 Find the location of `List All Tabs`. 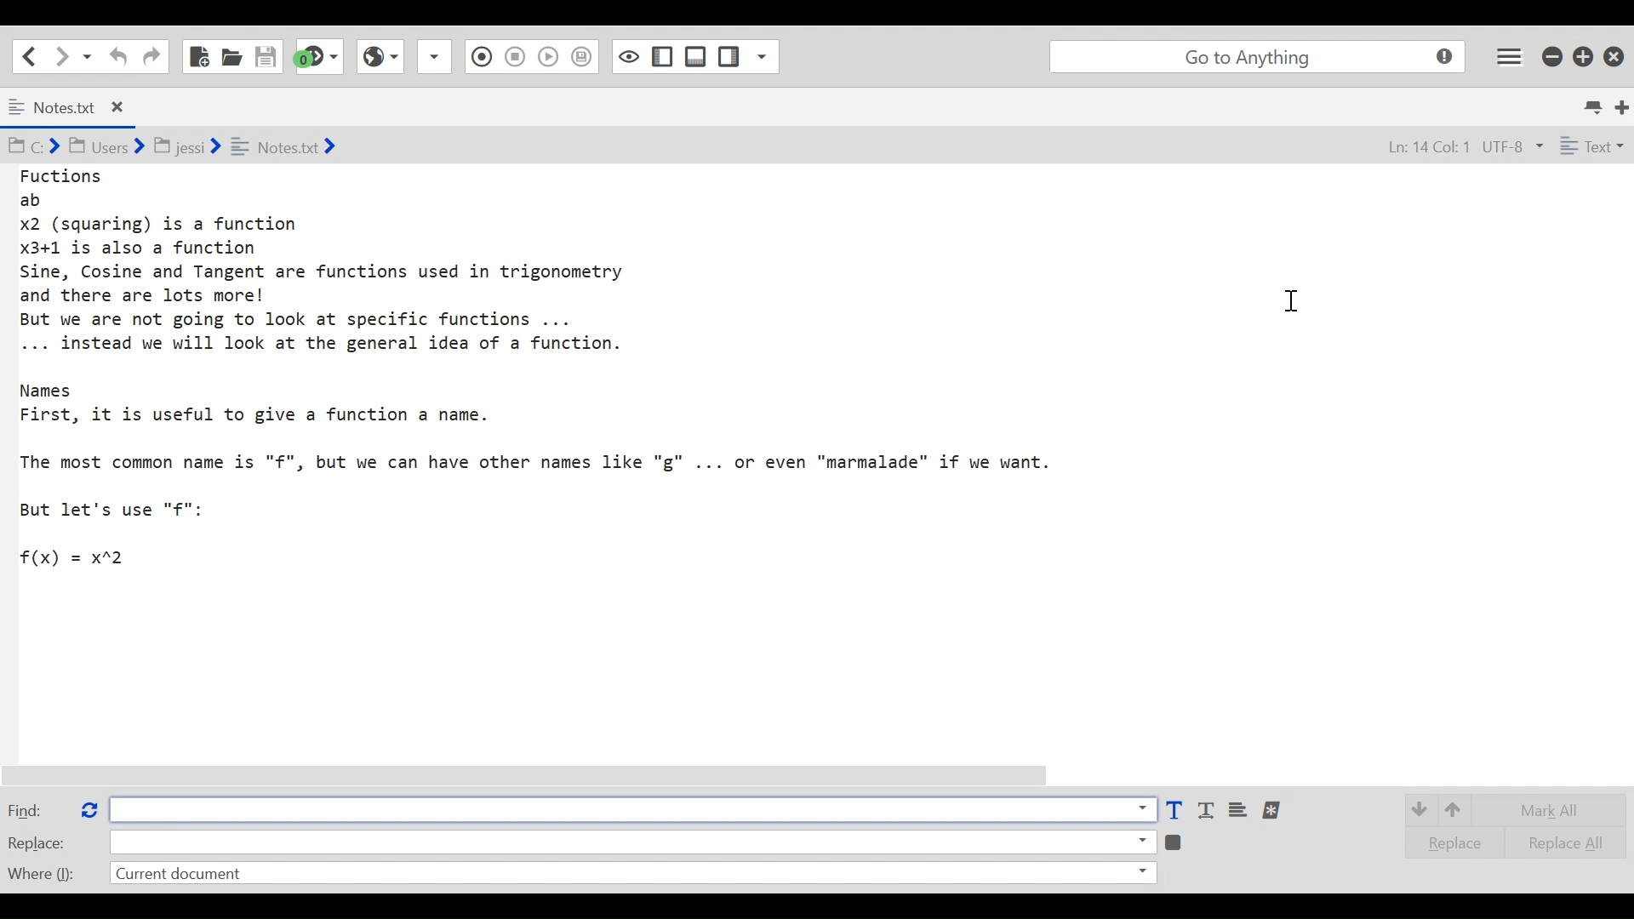

List All Tabs is located at coordinates (1595, 105).